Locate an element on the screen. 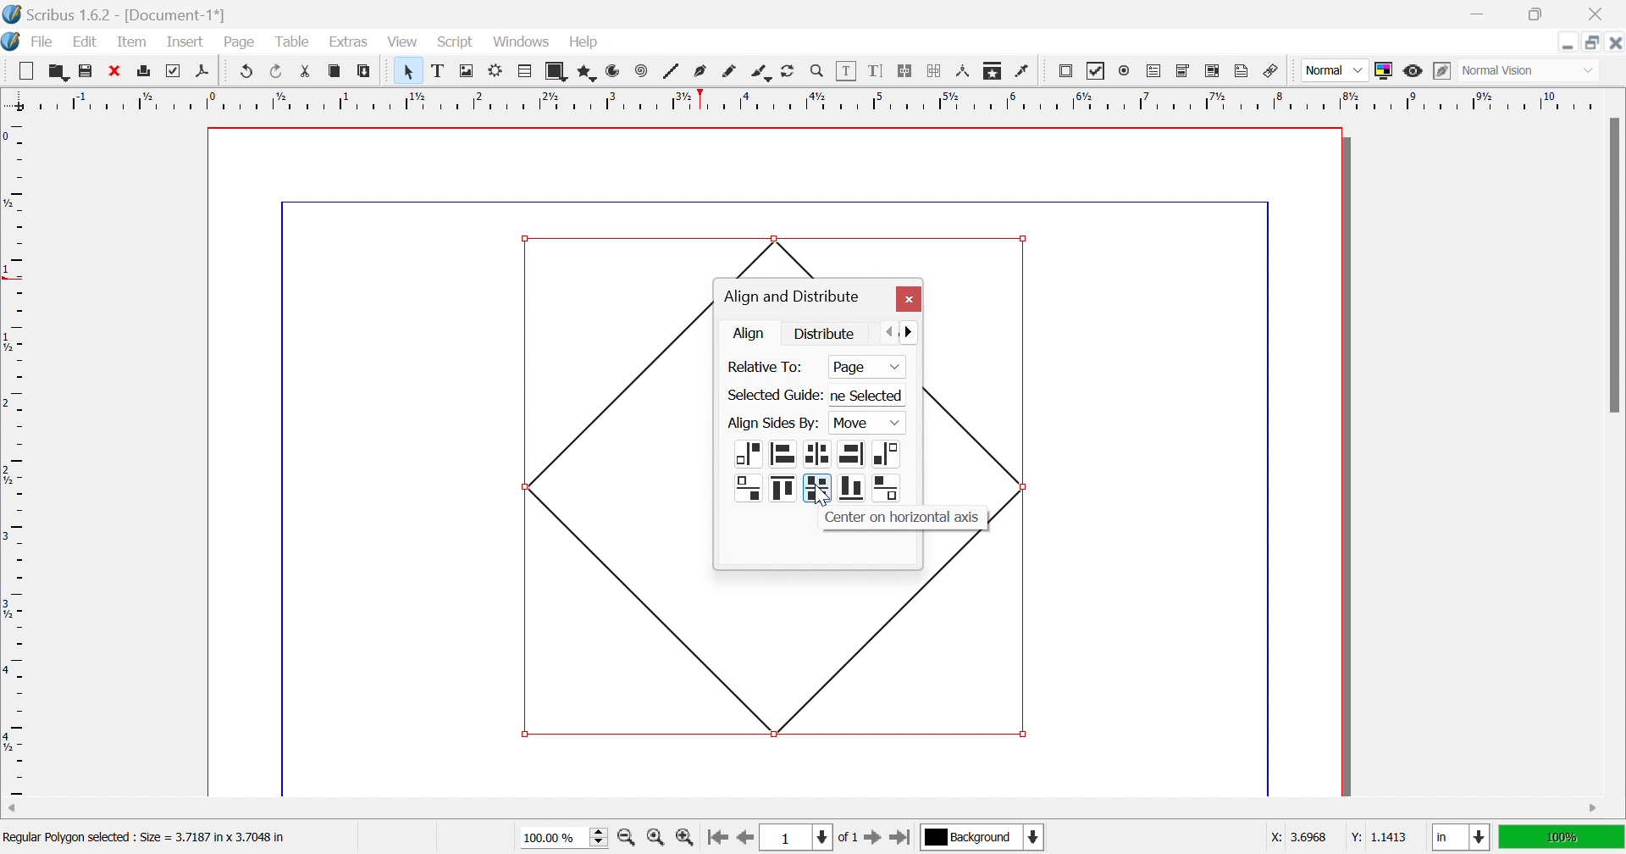 This screenshot has height=854, width=1626. Paste is located at coordinates (367, 71).